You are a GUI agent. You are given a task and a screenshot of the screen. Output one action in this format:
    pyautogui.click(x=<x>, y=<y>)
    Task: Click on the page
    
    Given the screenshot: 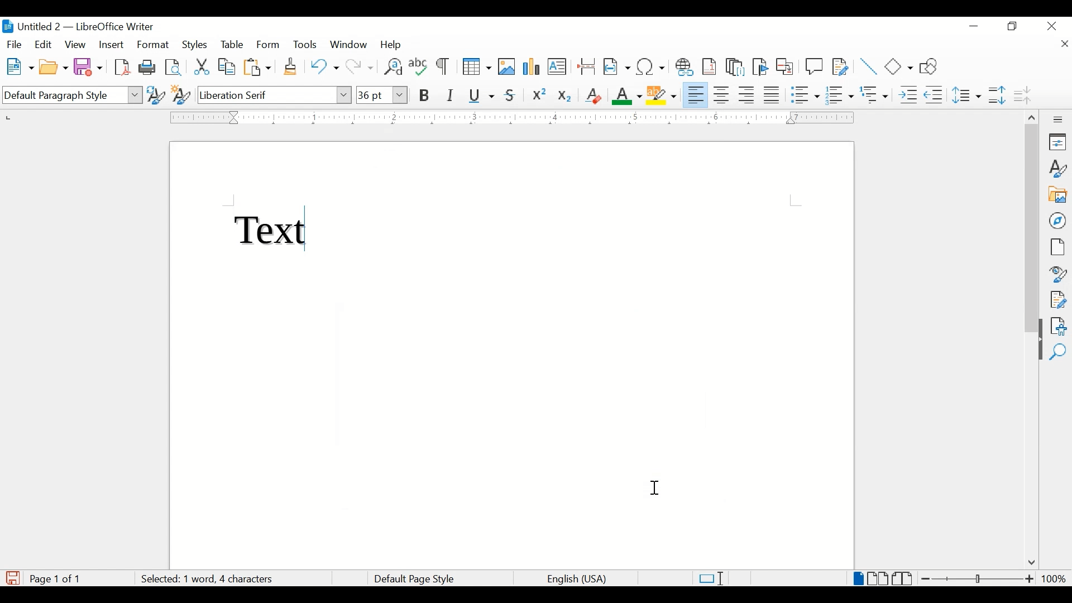 What is the action you would take?
    pyautogui.click(x=1057, y=247)
    